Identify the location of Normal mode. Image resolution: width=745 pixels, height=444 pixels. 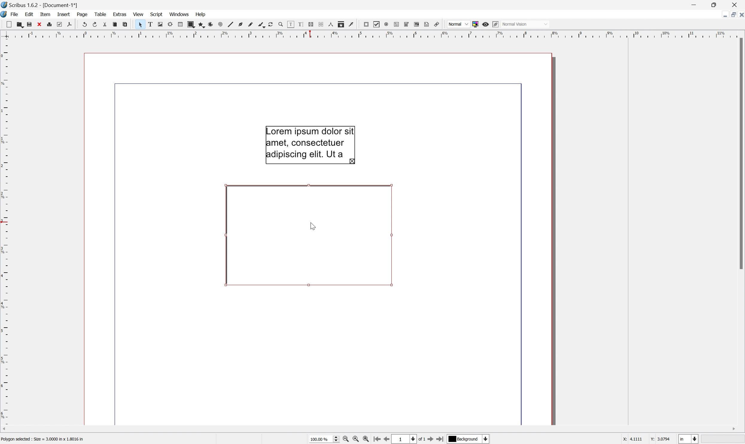
(527, 24).